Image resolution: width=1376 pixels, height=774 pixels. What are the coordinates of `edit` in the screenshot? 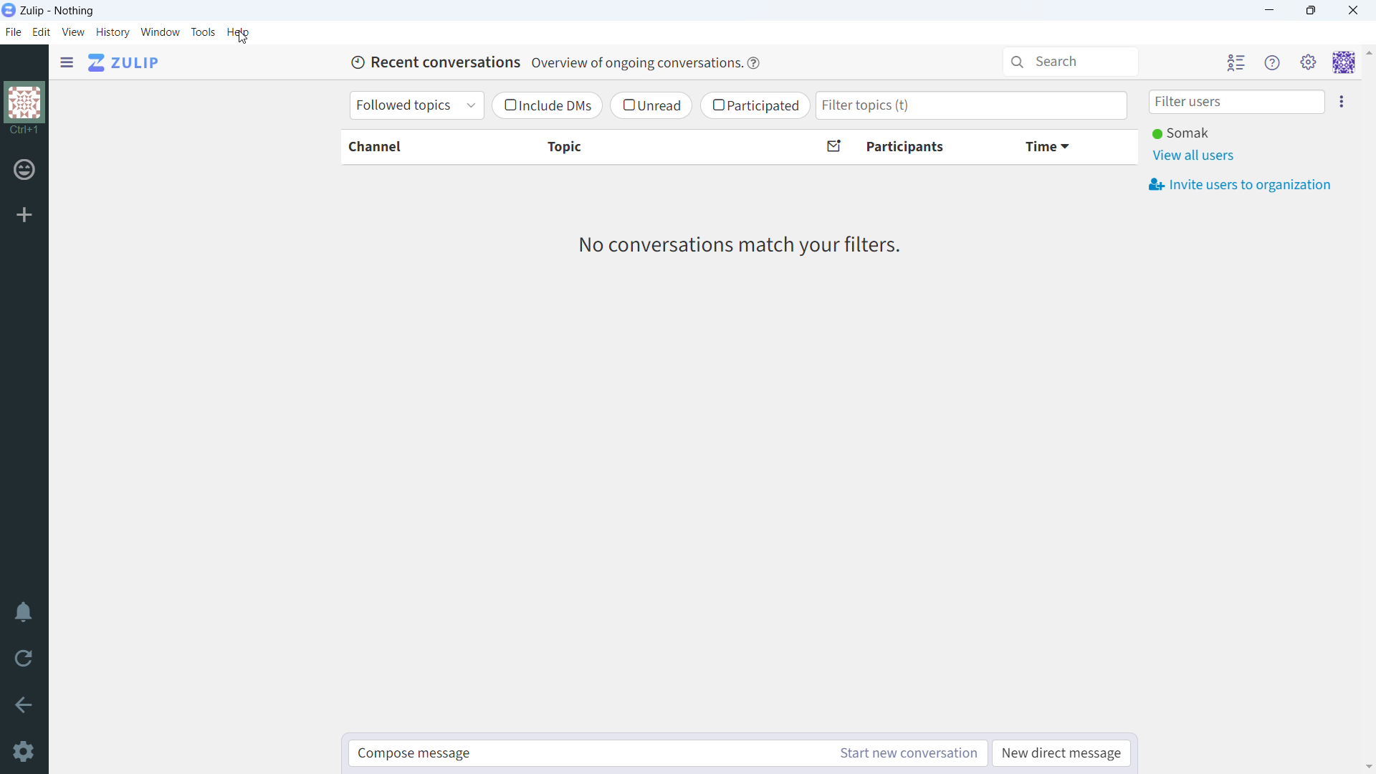 It's located at (42, 32).